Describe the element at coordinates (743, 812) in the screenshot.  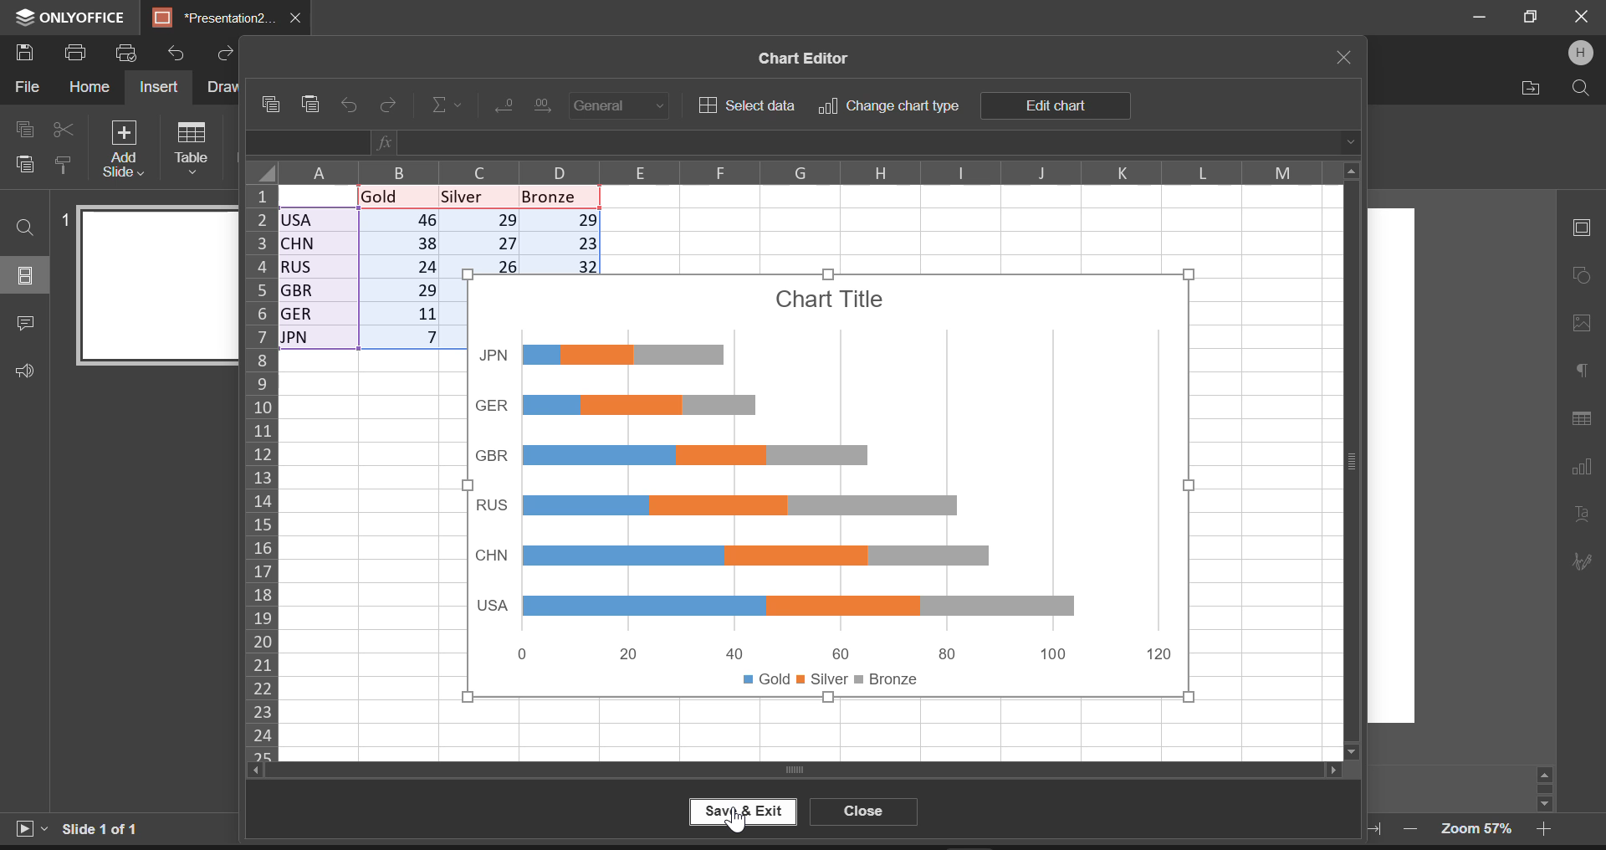
I see `Save & Exit` at that location.